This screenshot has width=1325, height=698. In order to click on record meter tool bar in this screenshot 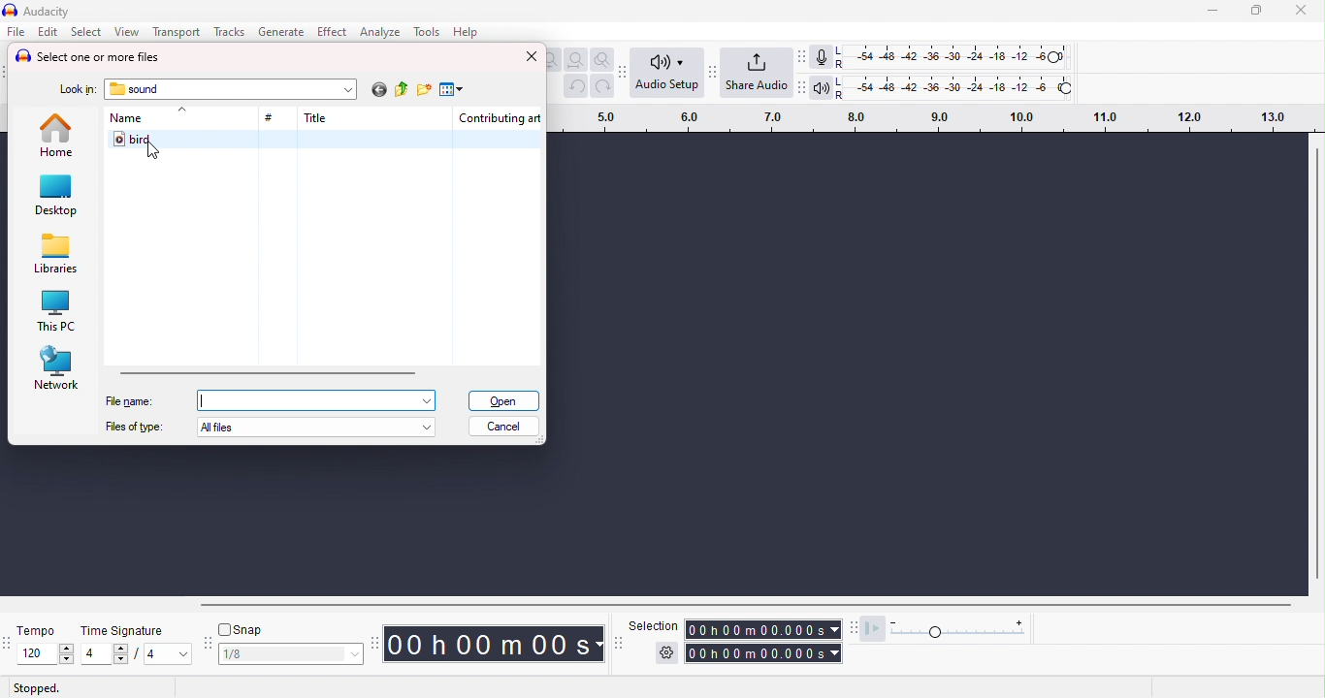, I will do `click(805, 57)`.